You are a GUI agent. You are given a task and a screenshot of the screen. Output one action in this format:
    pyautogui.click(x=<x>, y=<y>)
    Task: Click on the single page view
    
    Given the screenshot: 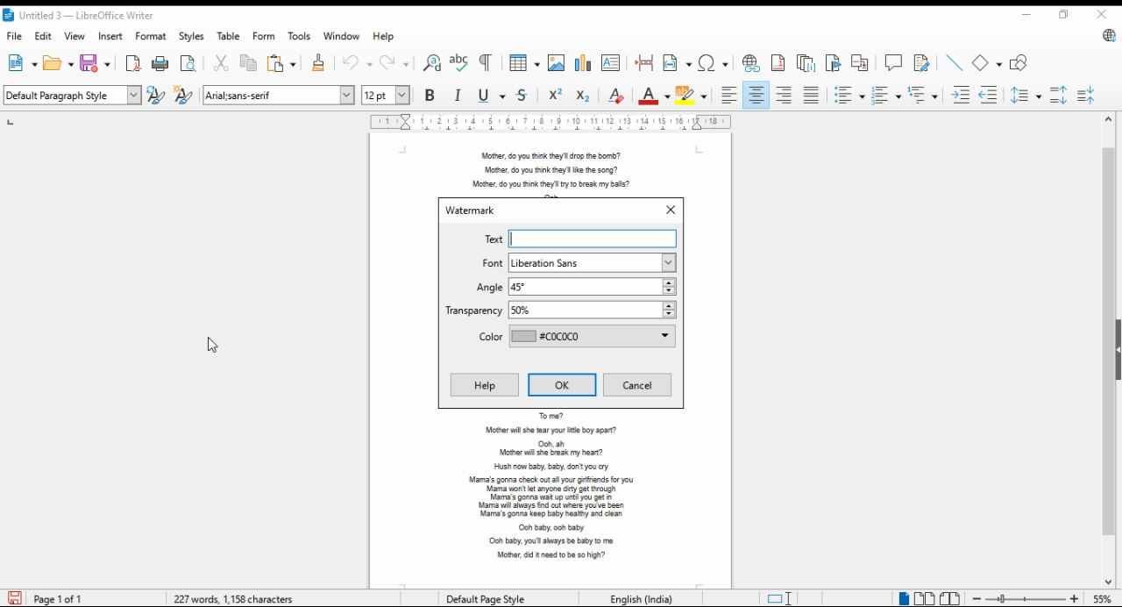 What is the action you would take?
    pyautogui.click(x=901, y=598)
    